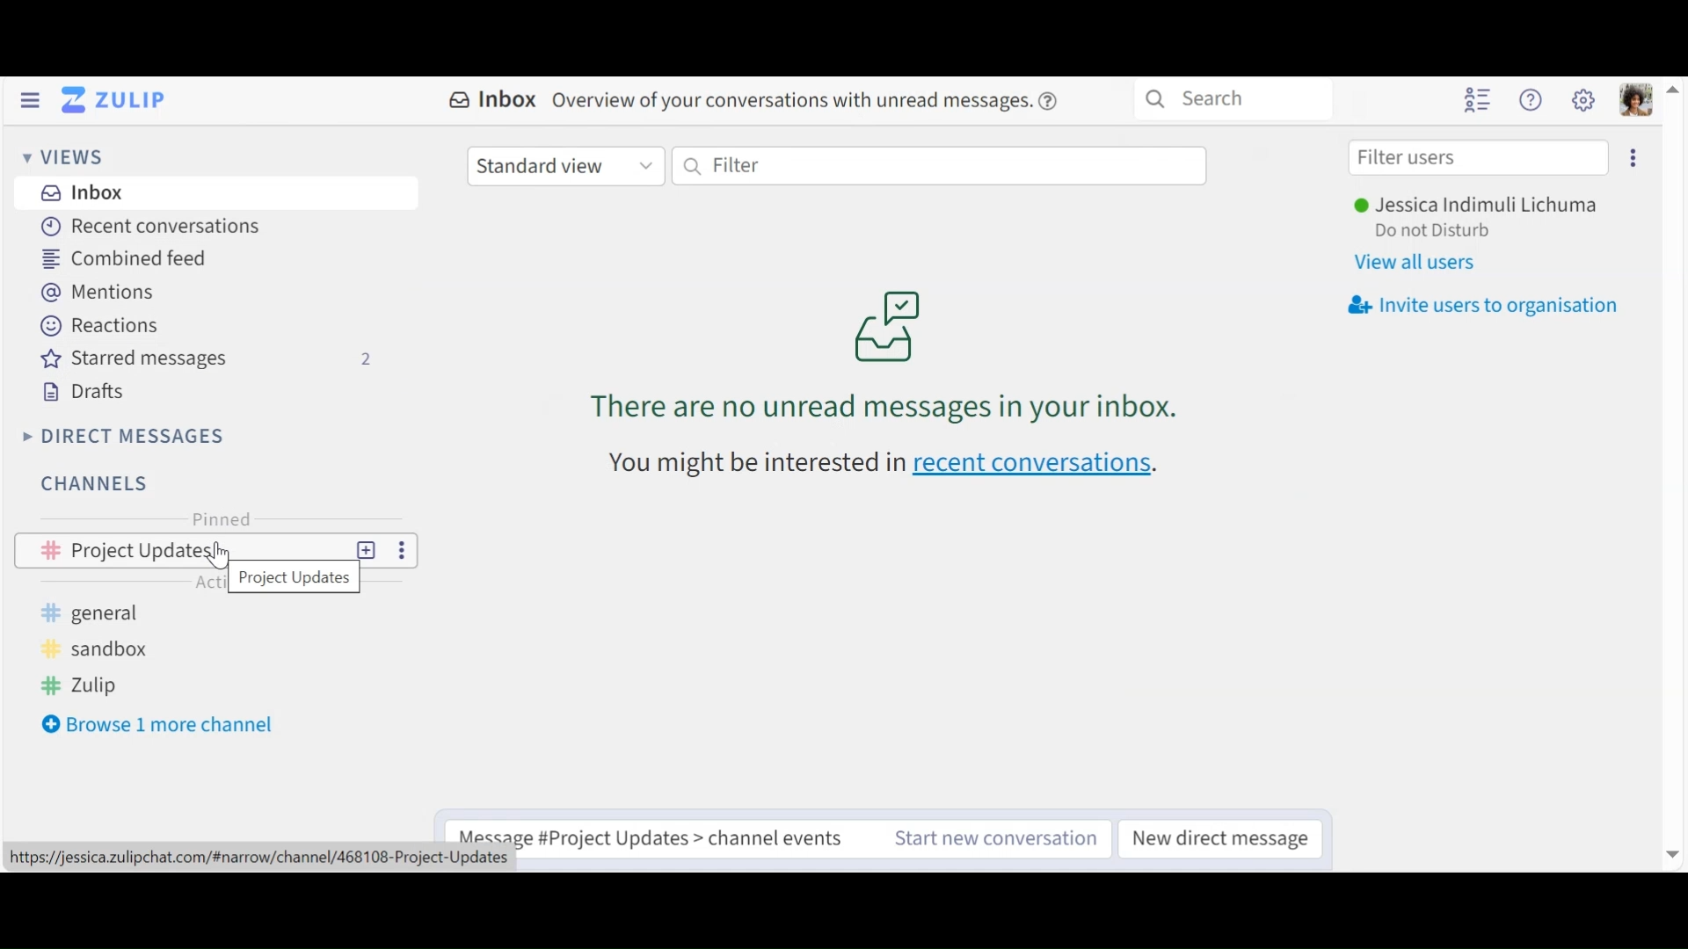  Describe the element at coordinates (1215, 837) in the screenshot. I see `New Direct messages` at that location.